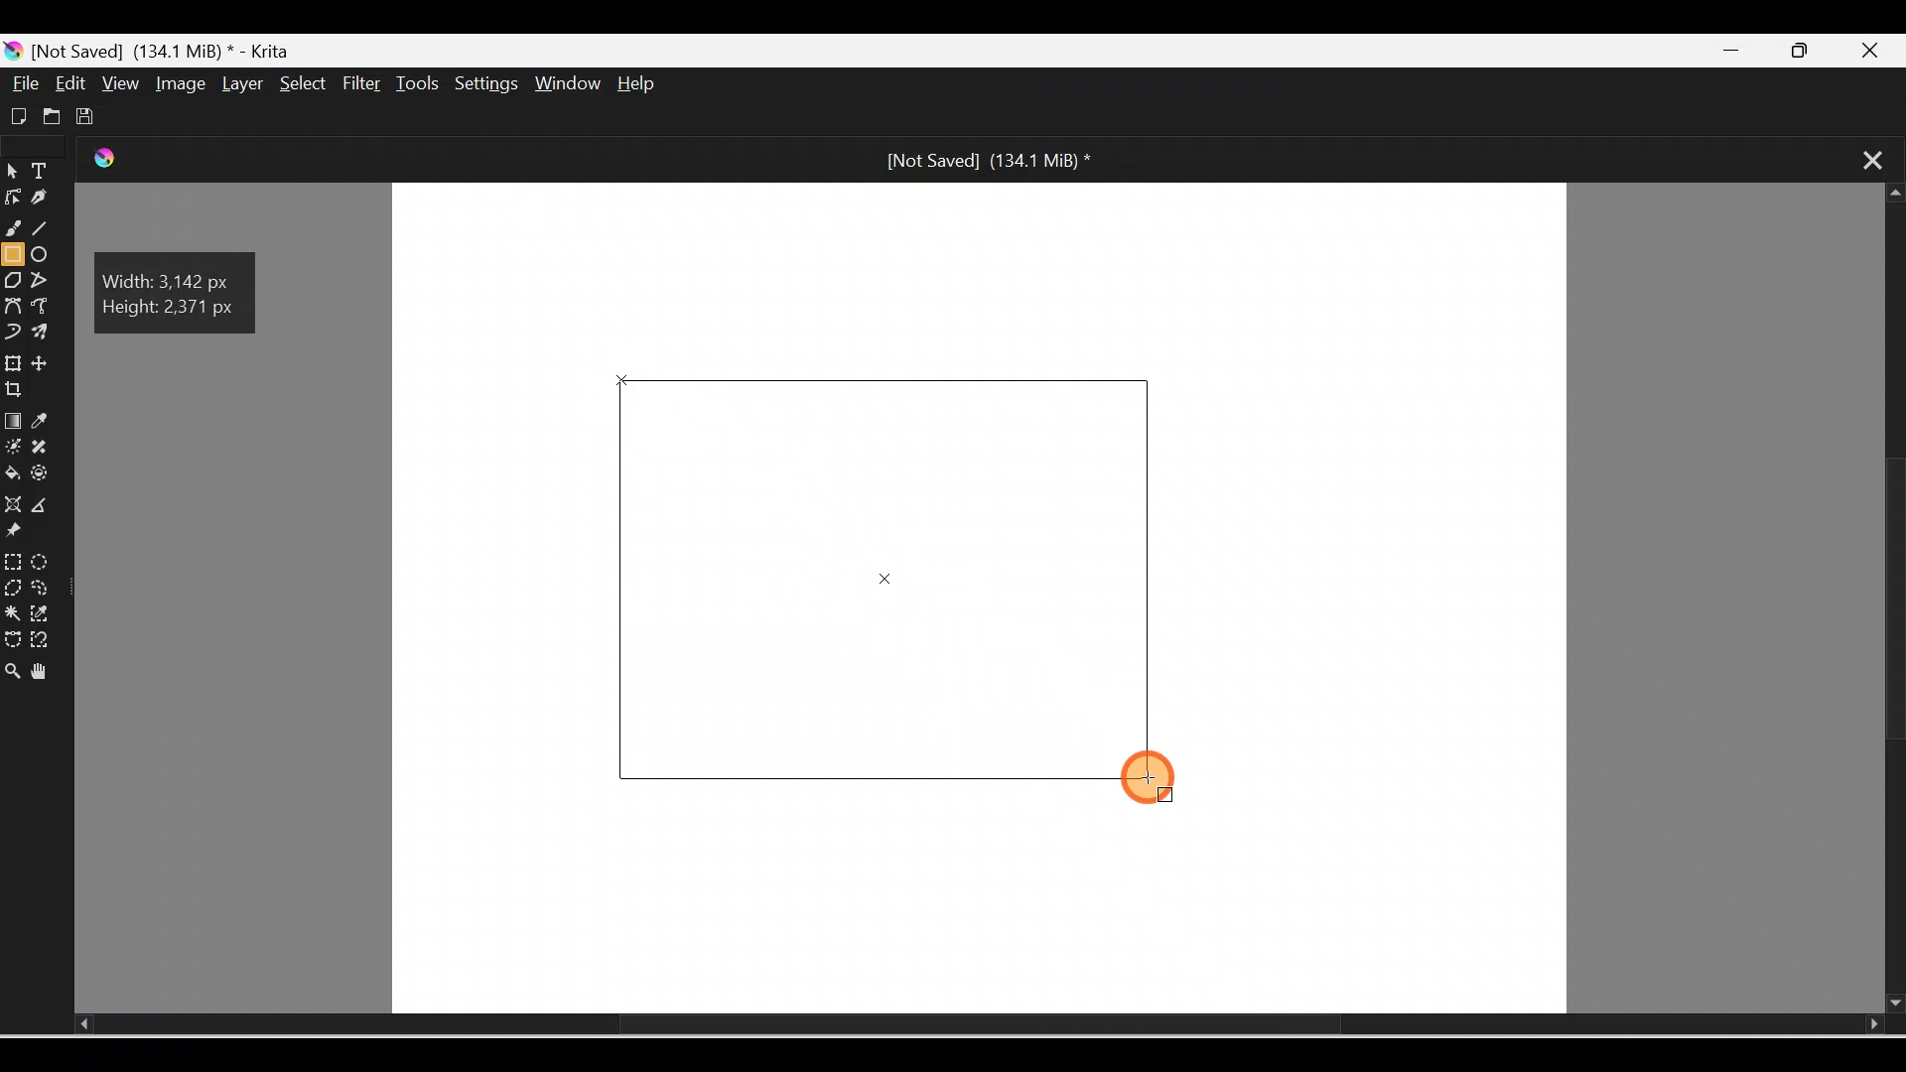 Image resolution: width=1906 pixels, height=1072 pixels. I want to click on Cursor on Rectangle, so click(1152, 780).